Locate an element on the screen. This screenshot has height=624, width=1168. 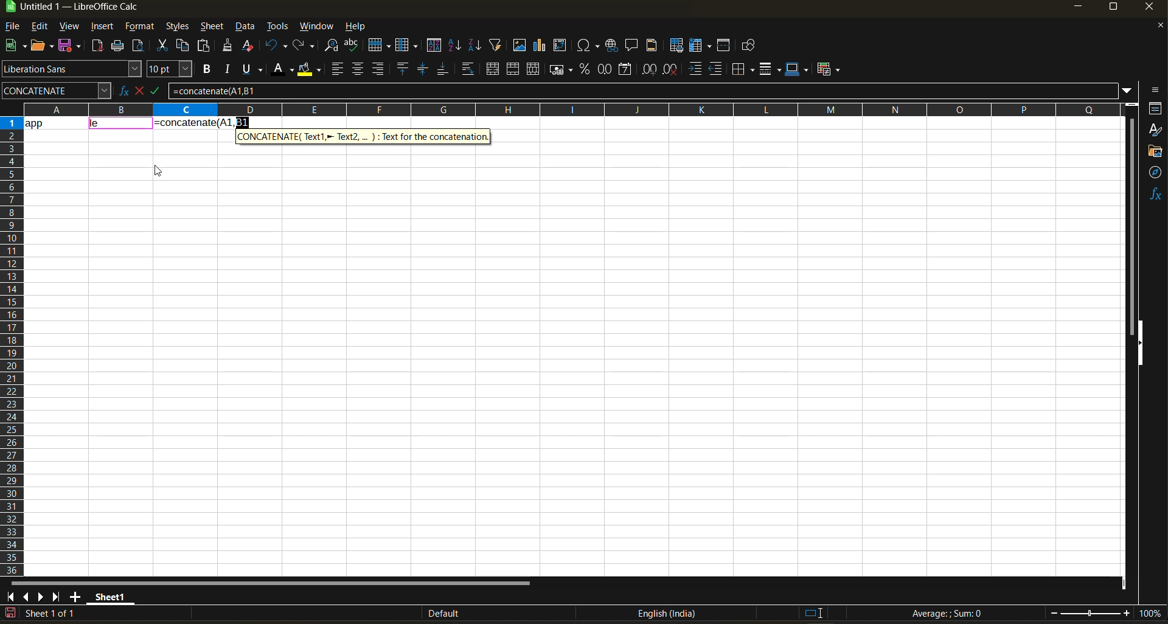
properties is located at coordinates (1156, 108).